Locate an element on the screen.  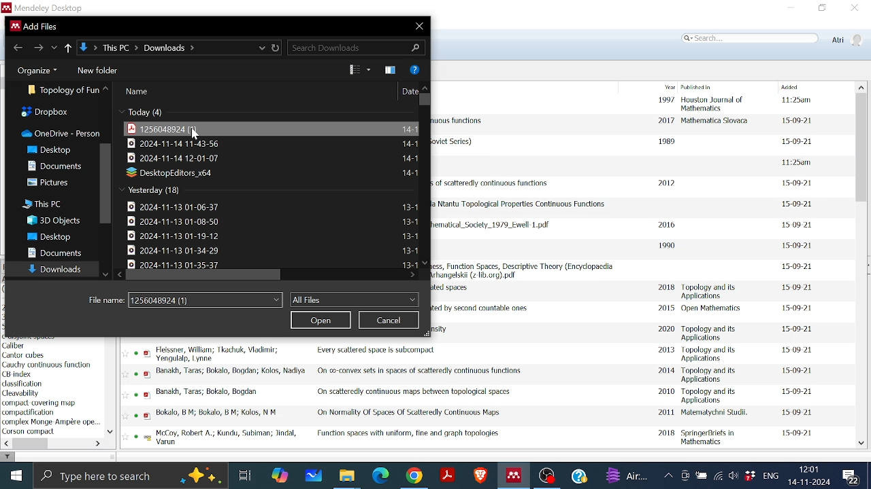
Close is located at coordinates (857, 8).